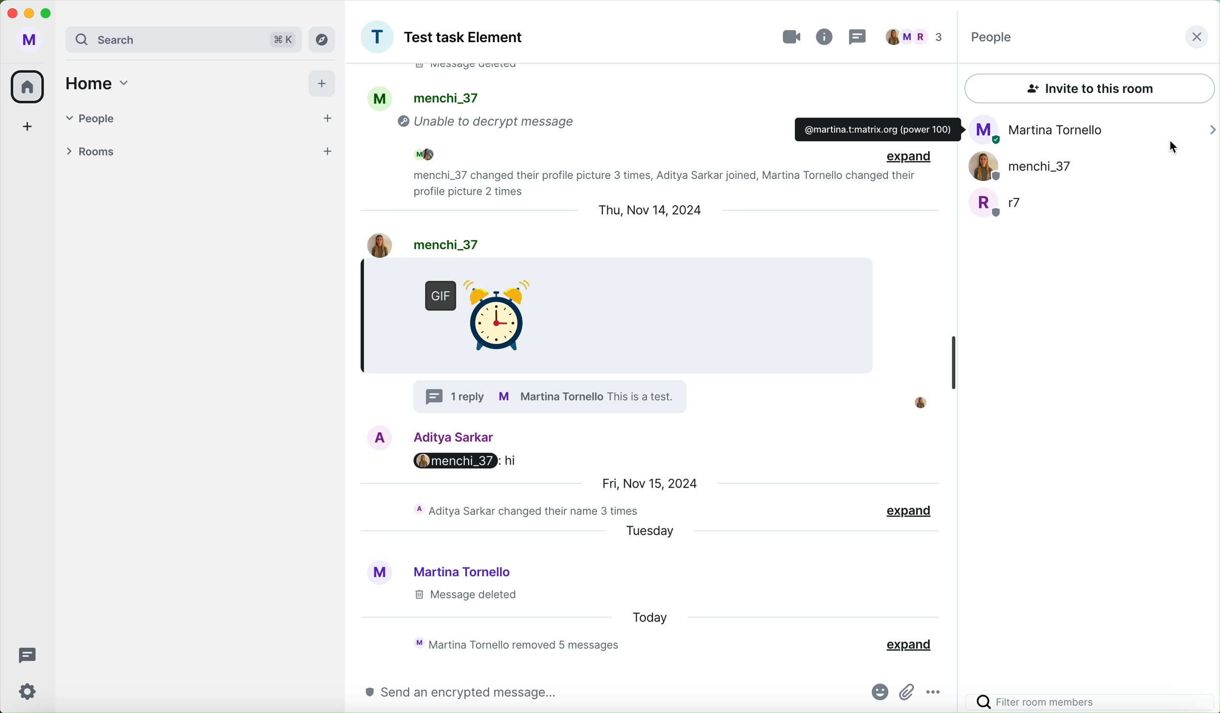 This screenshot has height=713, width=1220. I want to click on explore, so click(322, 39).